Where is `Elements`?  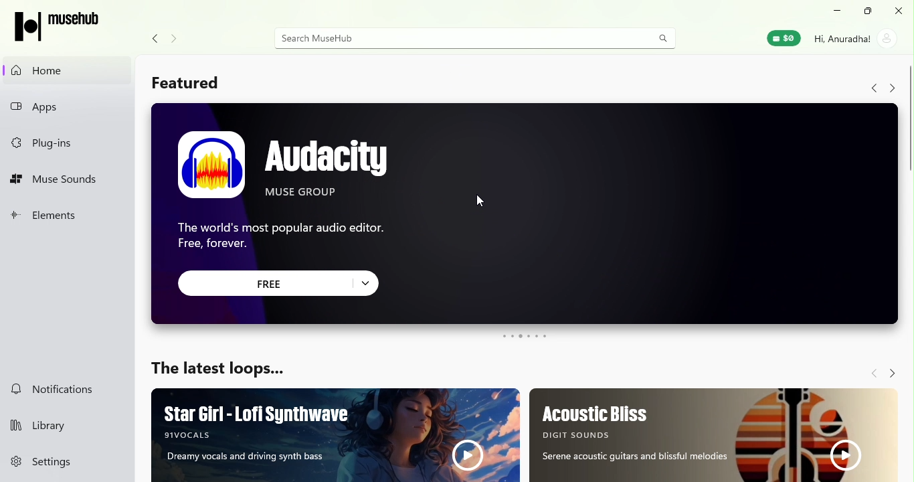 Elements is located at coordinates (68, 217).